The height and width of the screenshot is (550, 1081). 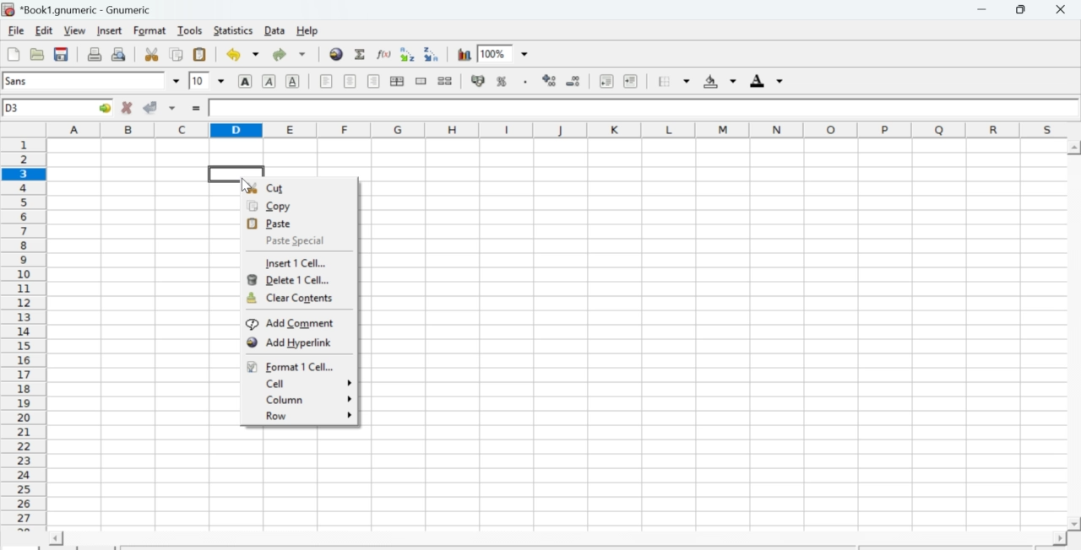 I want to click on Include thousands separator, so click(x=525, y=83).